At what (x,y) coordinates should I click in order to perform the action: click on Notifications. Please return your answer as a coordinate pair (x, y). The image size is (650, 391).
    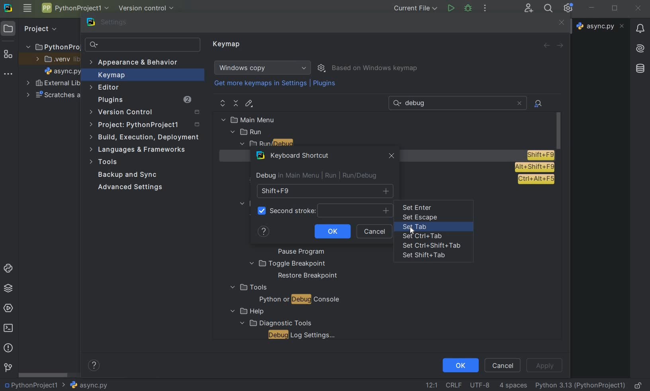
    Looking at the image, I should click on (639, 26).